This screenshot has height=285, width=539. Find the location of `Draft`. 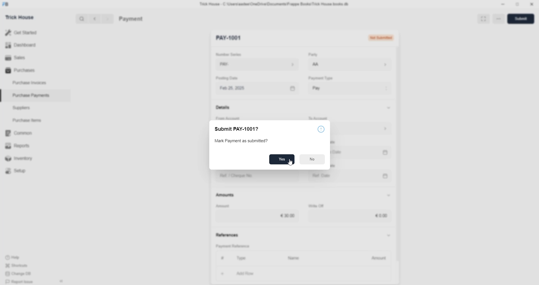

Draft is located at coordinates (389, 38).